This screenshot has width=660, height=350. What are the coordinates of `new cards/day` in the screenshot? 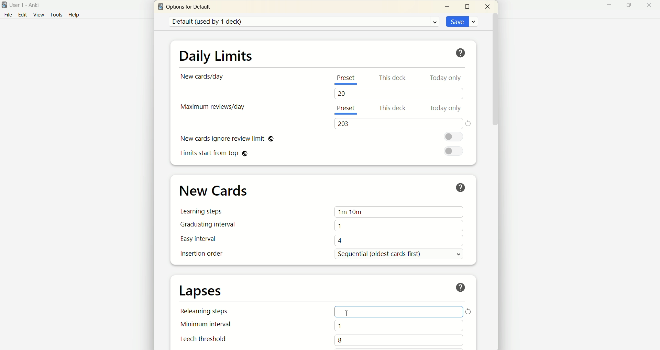 It's located at (204, 77).